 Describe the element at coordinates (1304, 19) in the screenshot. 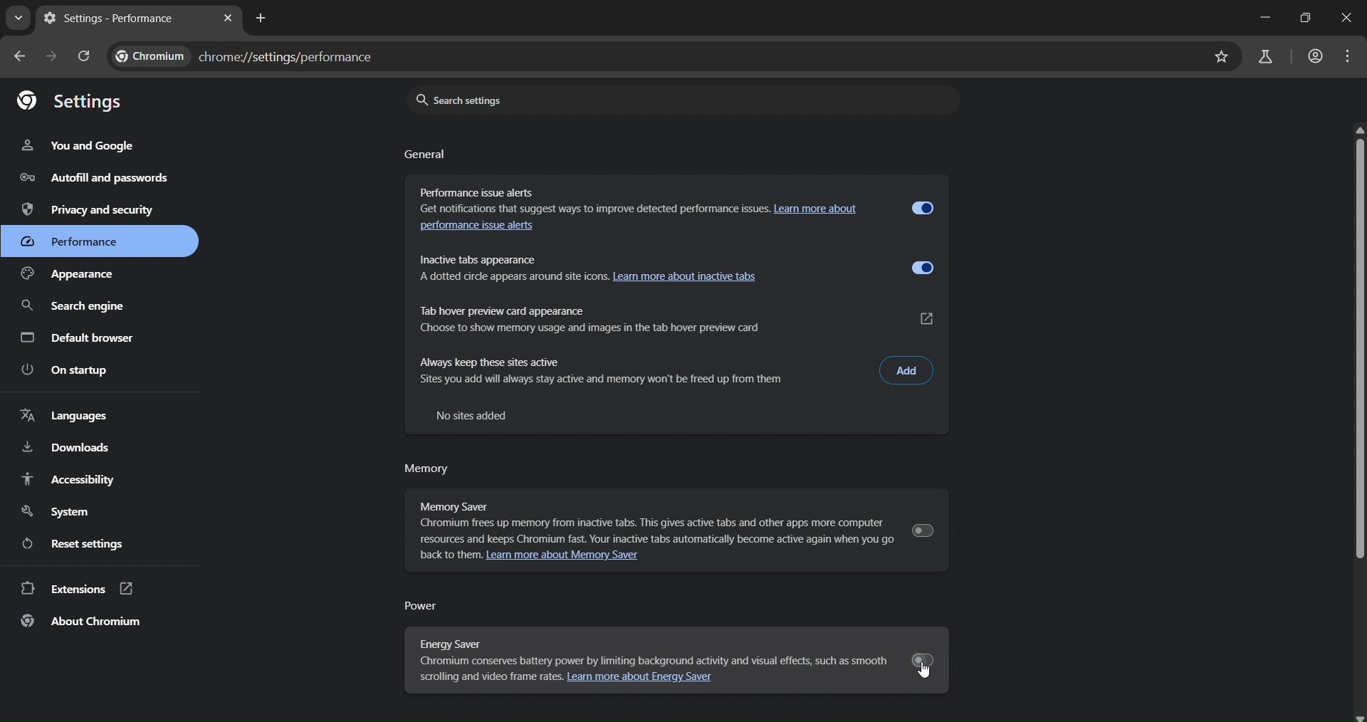

I see `restore down` at that location.